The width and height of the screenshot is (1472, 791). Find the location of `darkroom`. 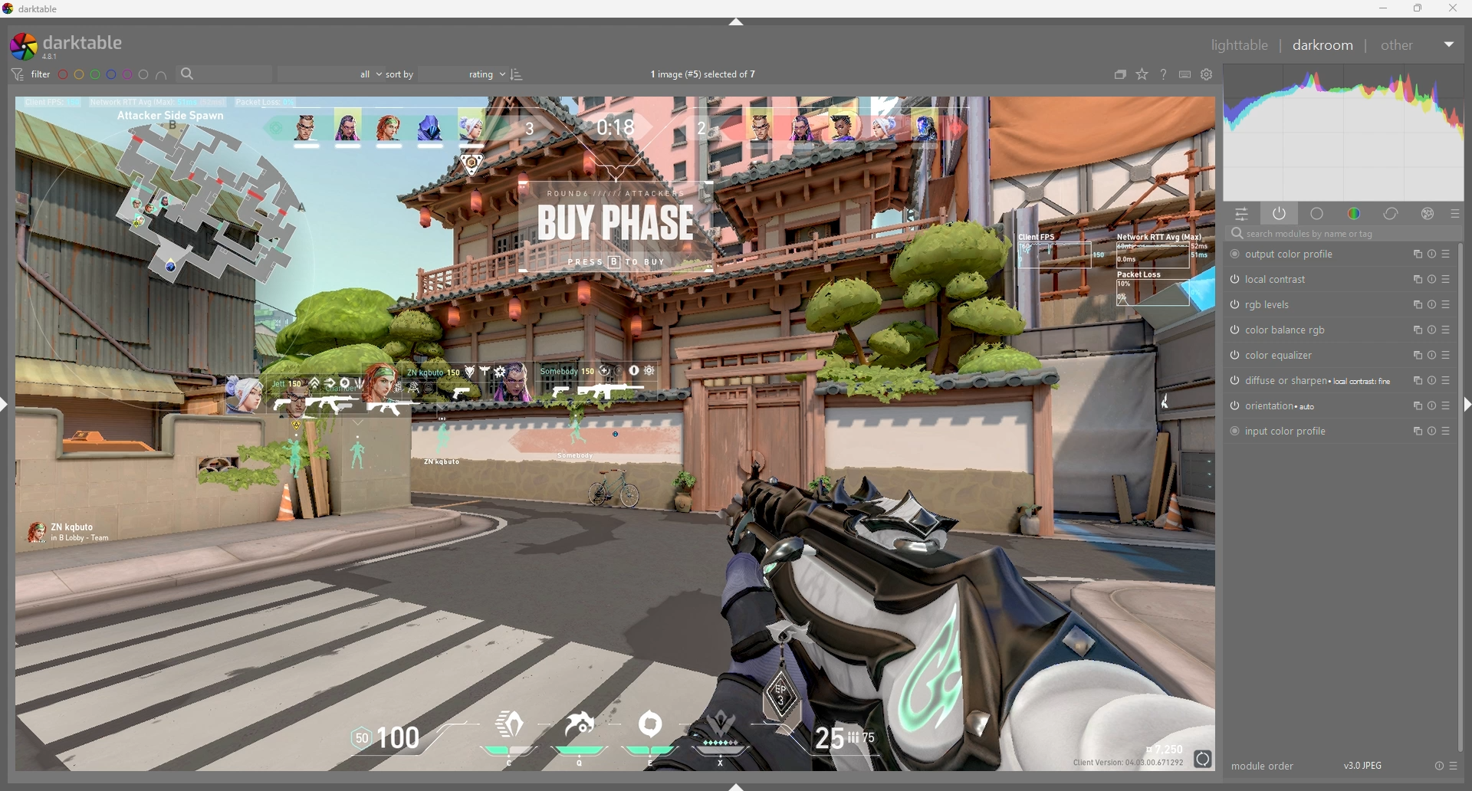

darkroom is located at coordinates (1325, 44).